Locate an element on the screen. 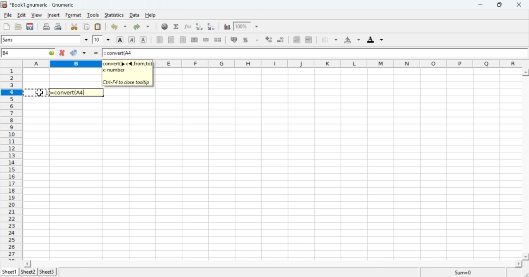 This screenshot has width=529, height=277. Sum is located at coordinates (465, 272).